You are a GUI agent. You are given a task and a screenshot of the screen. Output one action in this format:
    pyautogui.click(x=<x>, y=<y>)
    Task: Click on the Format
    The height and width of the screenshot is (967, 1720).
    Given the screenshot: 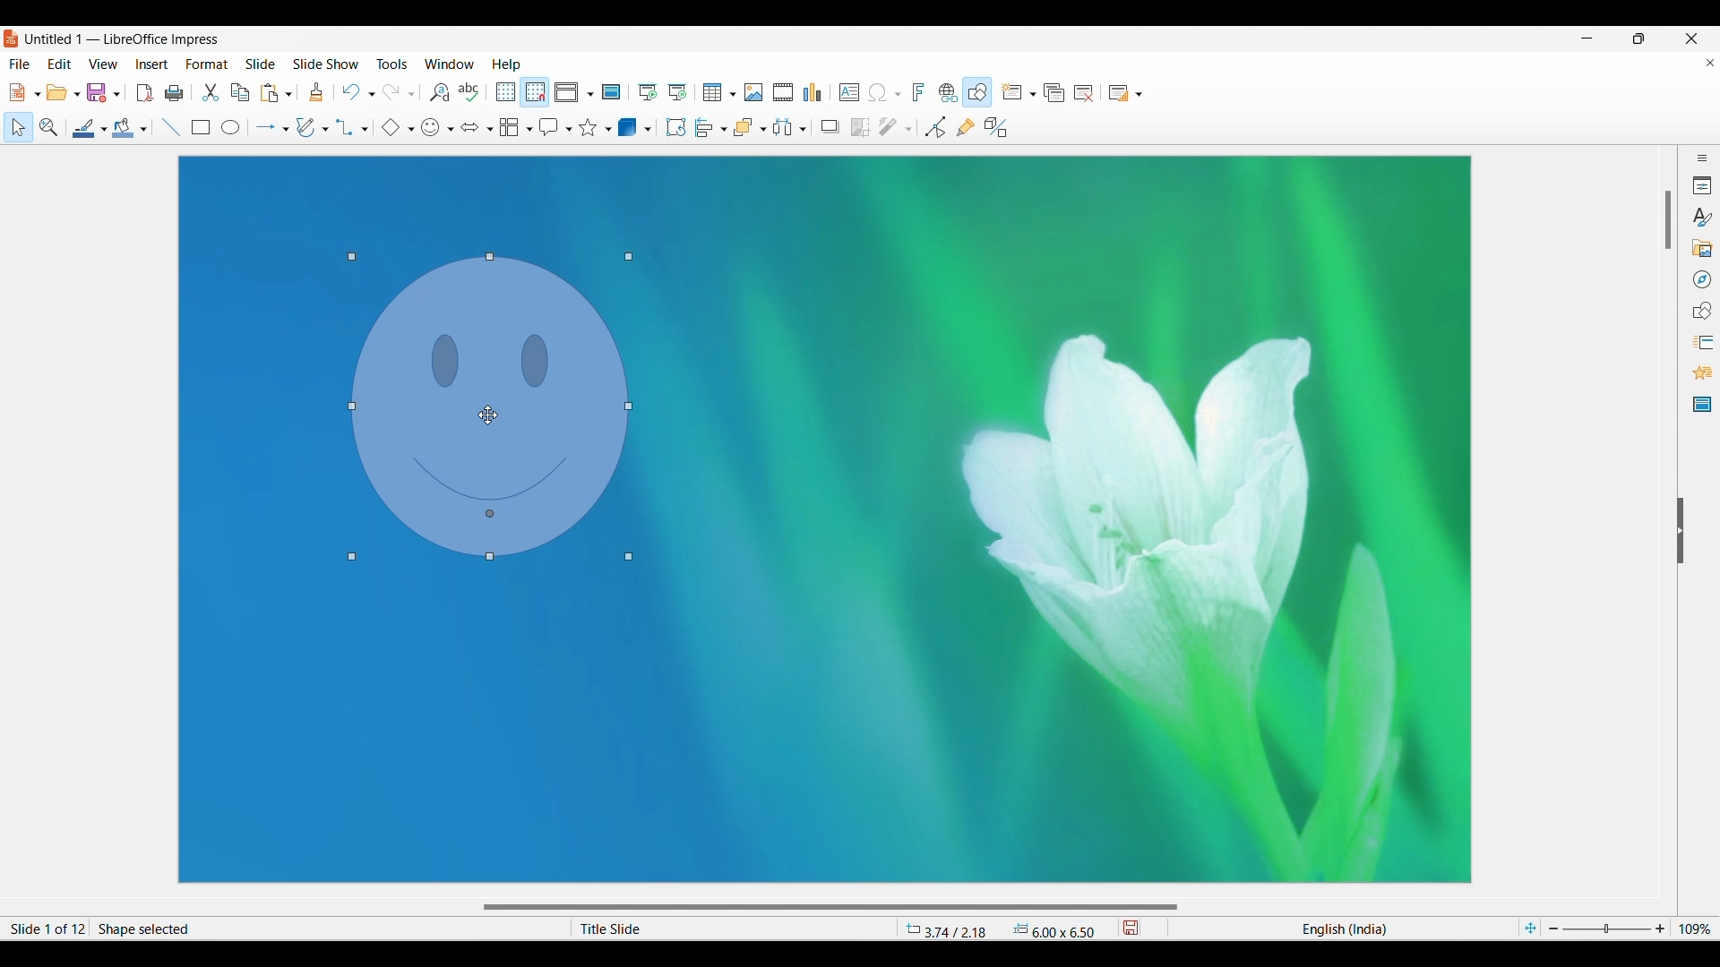 What is the action you would take?
    pyautogui.click(x=207, y=64)
    